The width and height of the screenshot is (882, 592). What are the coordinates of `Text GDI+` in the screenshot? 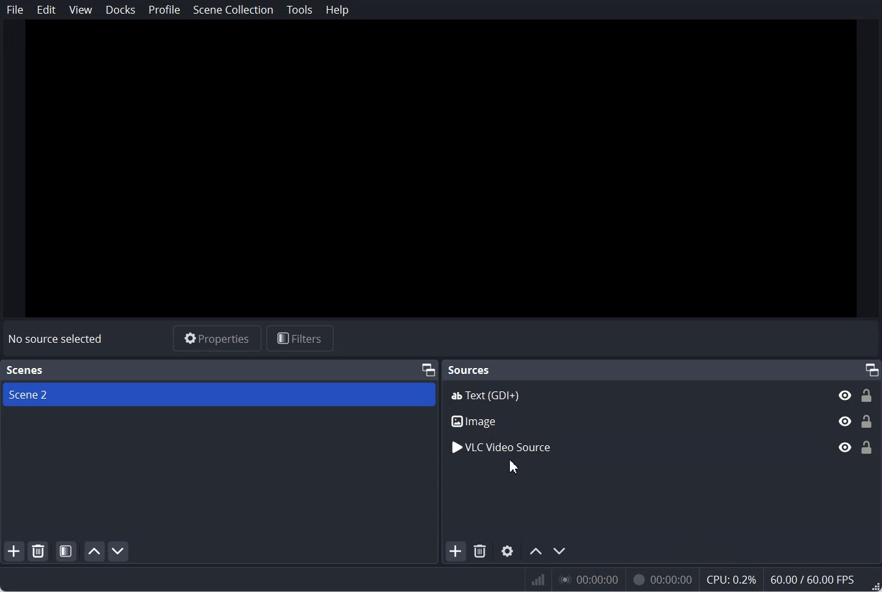 It's located at (662, 394).